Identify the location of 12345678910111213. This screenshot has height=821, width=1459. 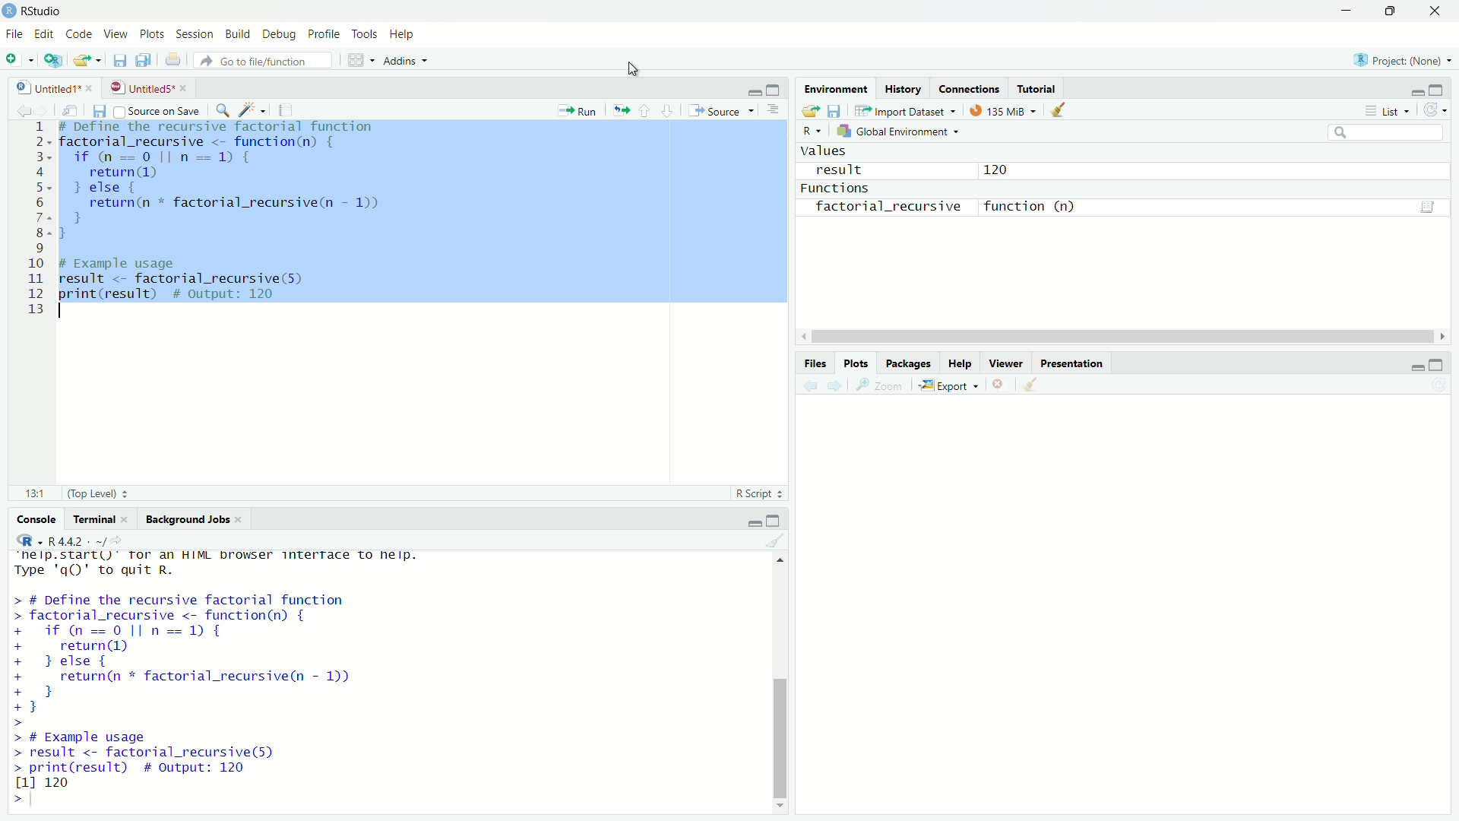
(35, 214).